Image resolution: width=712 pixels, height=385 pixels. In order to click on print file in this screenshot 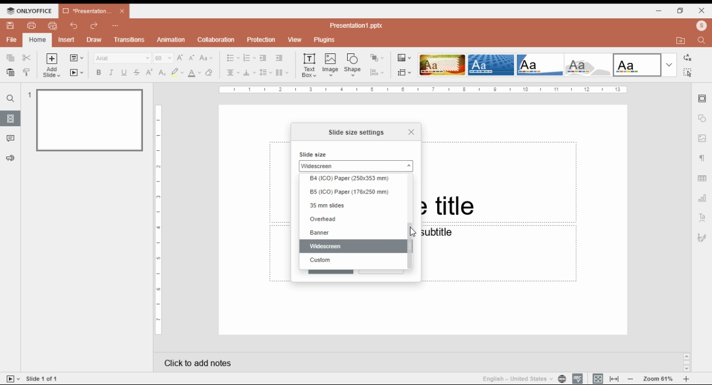, I will do `click(32, 26)`.